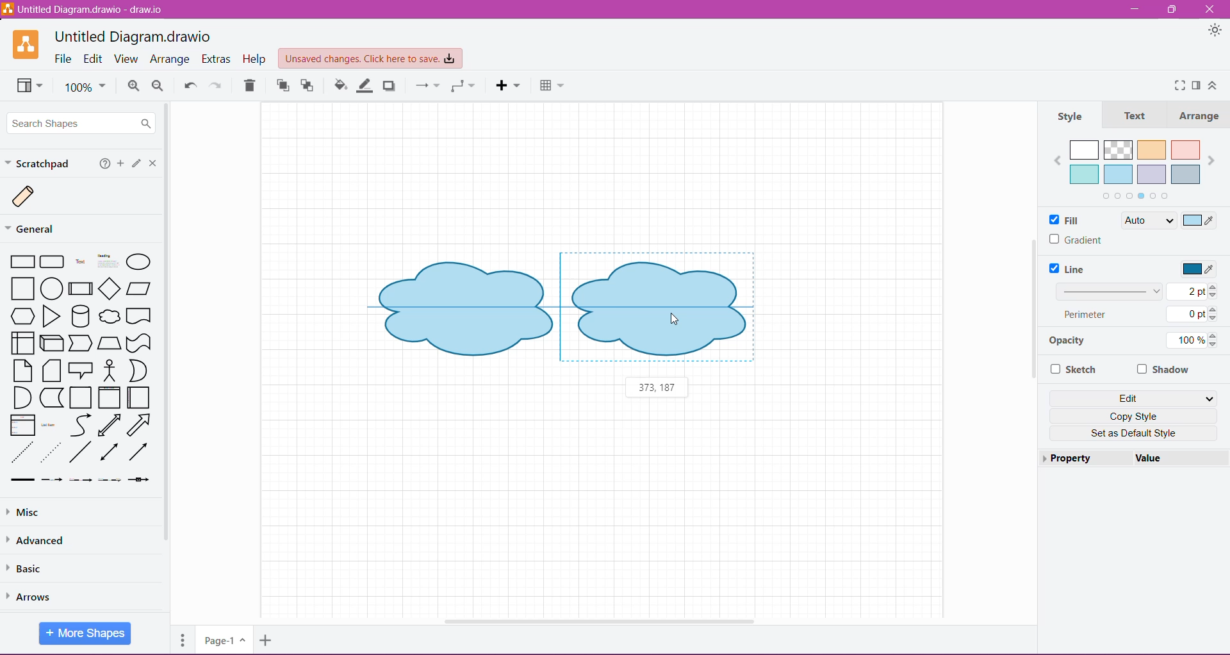 This screenshot has height=655, width=1230. Describe the element at coordinates (370, 58) in the screenshot. I see `Unsaved Changes. Click here to save` at that location.